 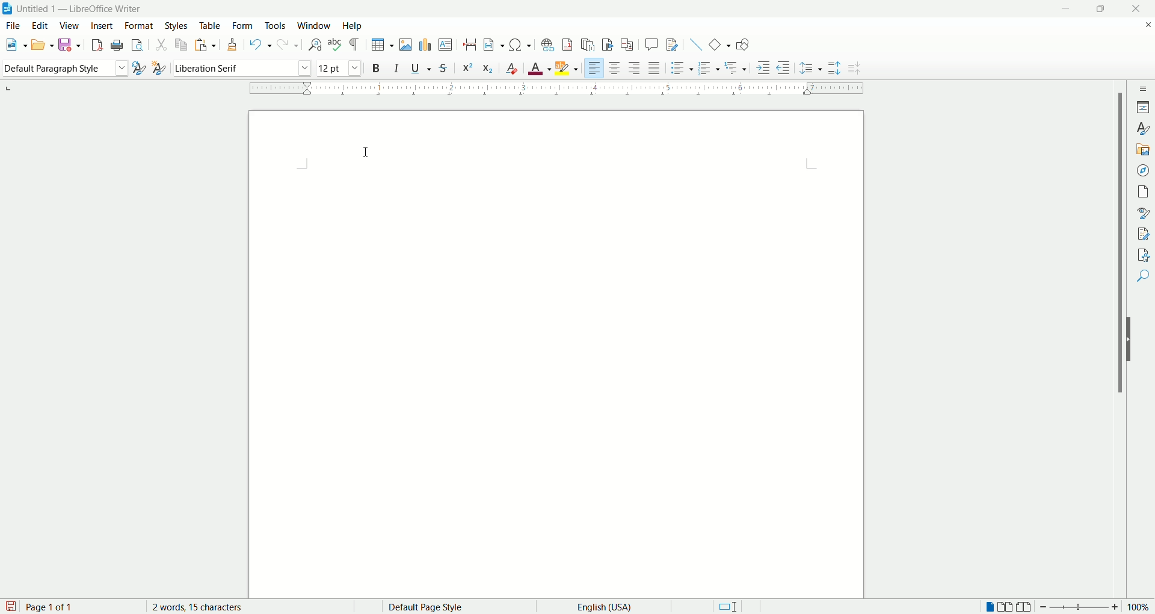 I want to click on insert bookmark, so click(x=608, y=44).